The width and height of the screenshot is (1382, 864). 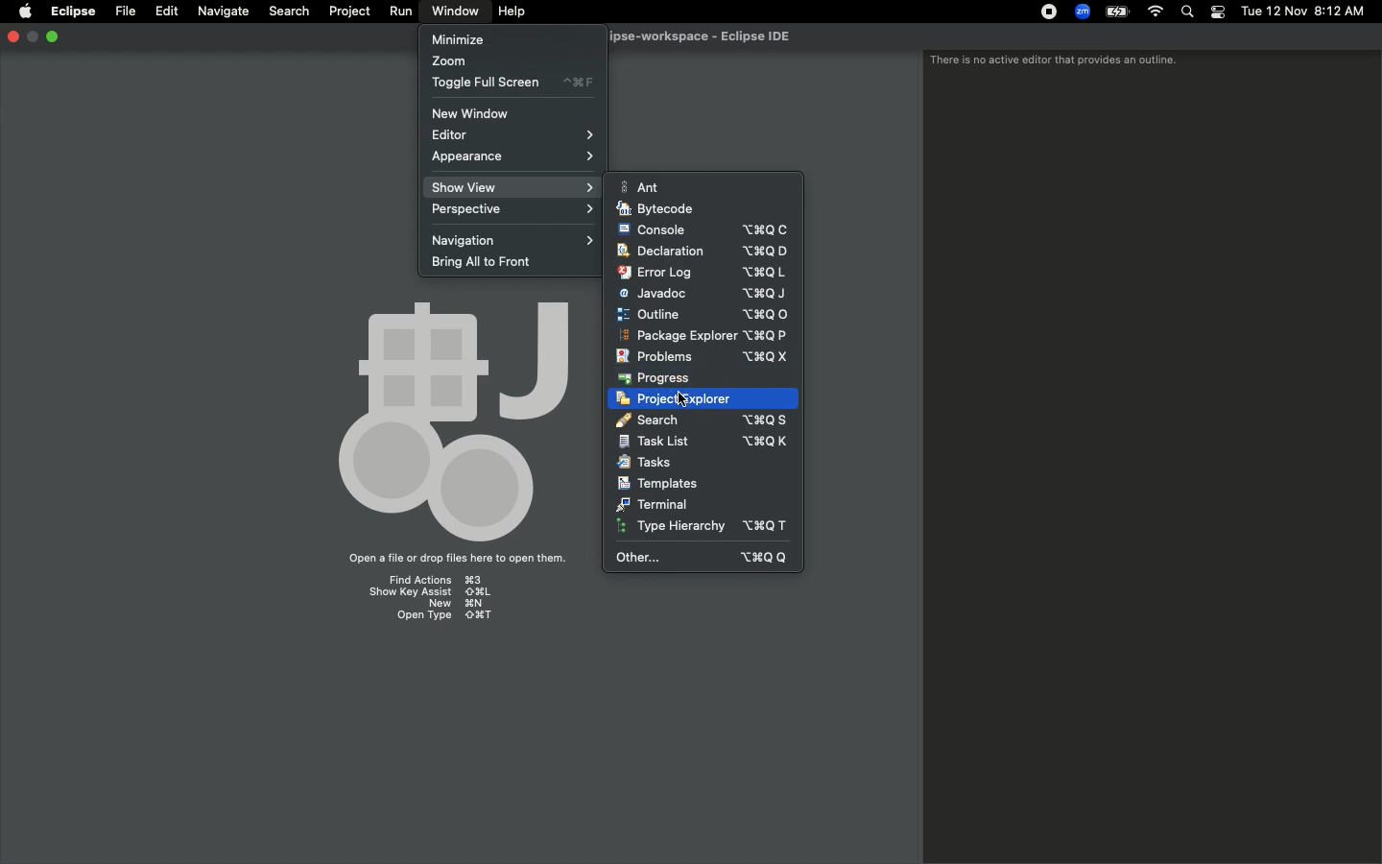 I want to click on Maximize, so click(x=53, y=37).